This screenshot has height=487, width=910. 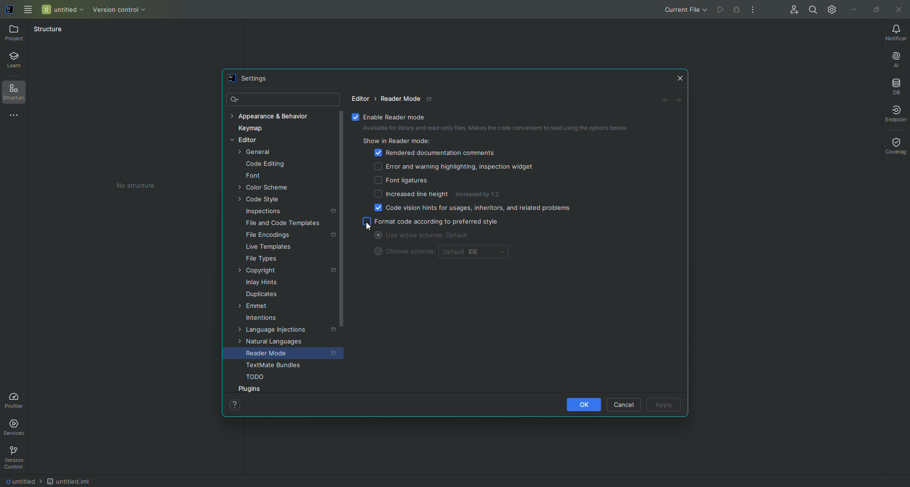 I want to click on File and code templates, so click(x=280, y=223).